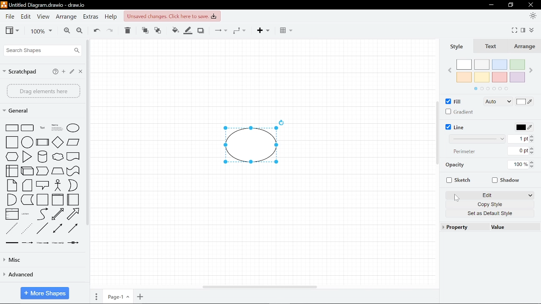  Describe the element at coordinates (264, 31) in the screenshot. I see `Add` at that location.